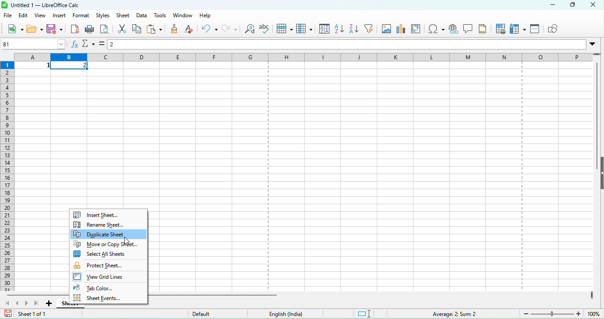 This screenshot has width=604, height=319. What do you see at coordinates (562, 314) in the screenshot?
I see `zoom` at bounding box center [562, 314].